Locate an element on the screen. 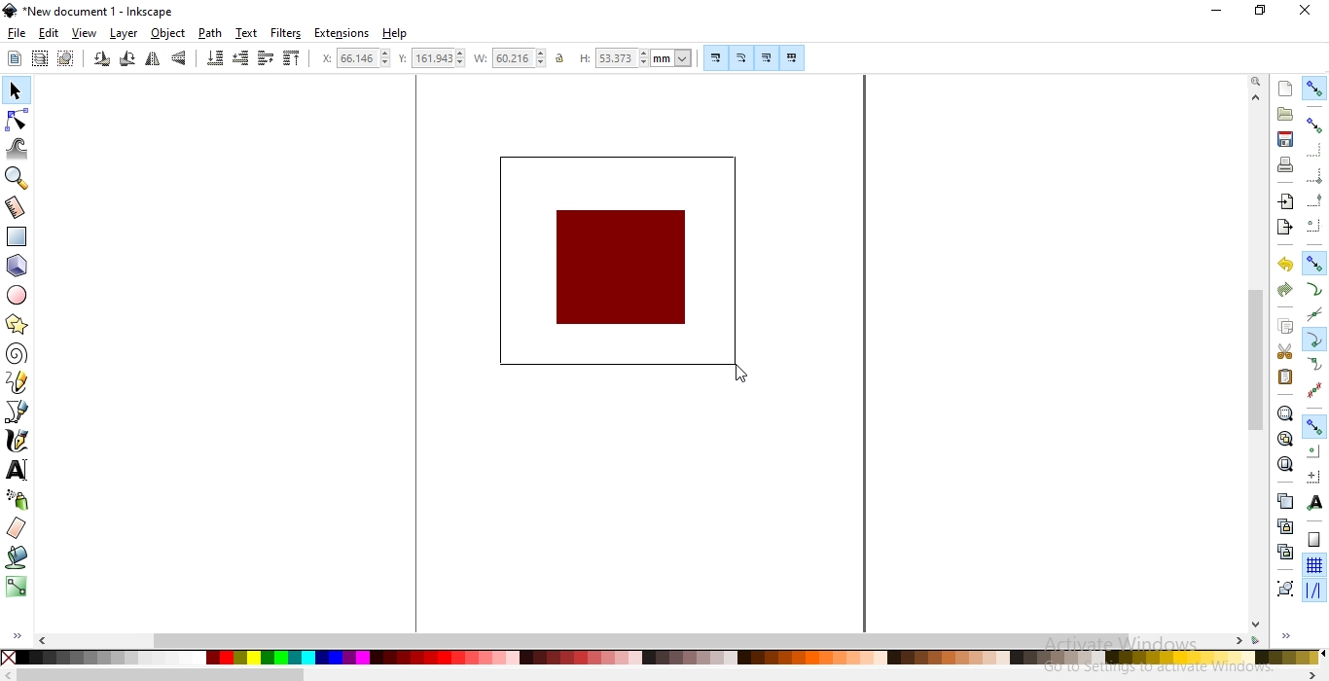 The height and width of the screenshot is (681, 1329). snap centers to objects is located at coordinates (1313, 451).